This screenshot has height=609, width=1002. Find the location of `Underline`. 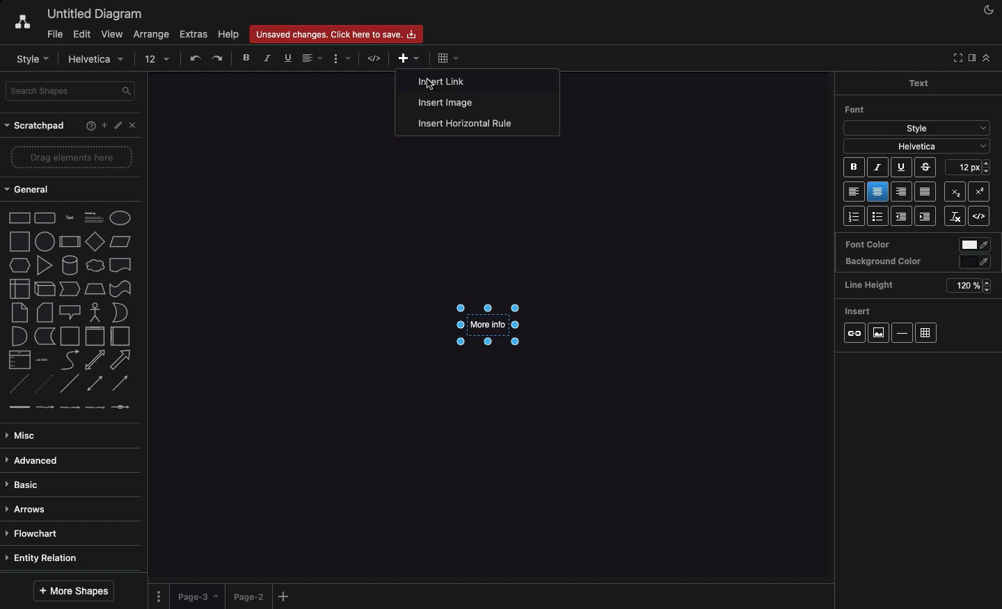

Underline is located at coordinates (900, 168).